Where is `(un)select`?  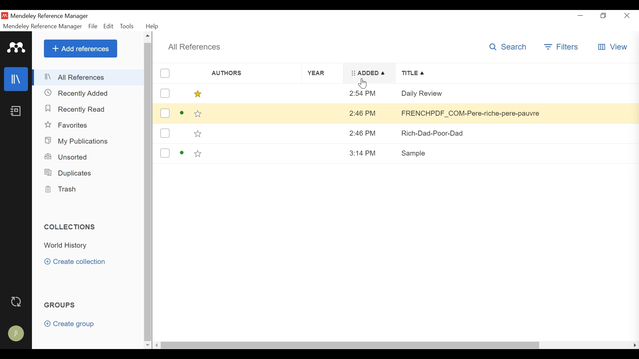
(un)select is located at coordinates (164, 93).